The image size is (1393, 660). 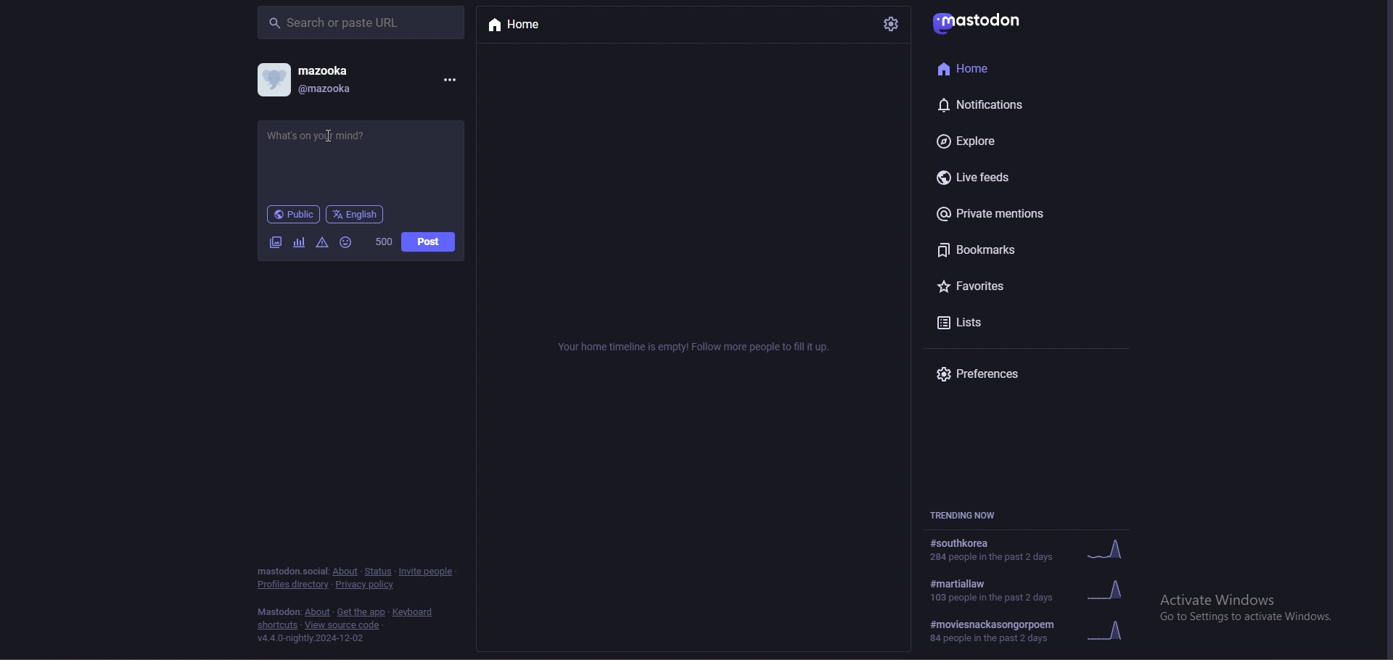 I want to click on trending, so click(x=1027, y=549).